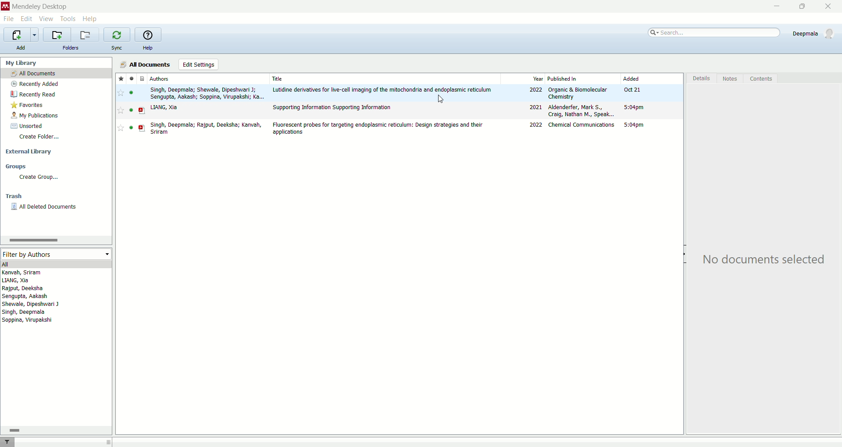 Image resolution: width=842 pixels, height=447 pixels. Describe the element at coordinates (536, 90) in the screenshot. I see `2022` at that location.